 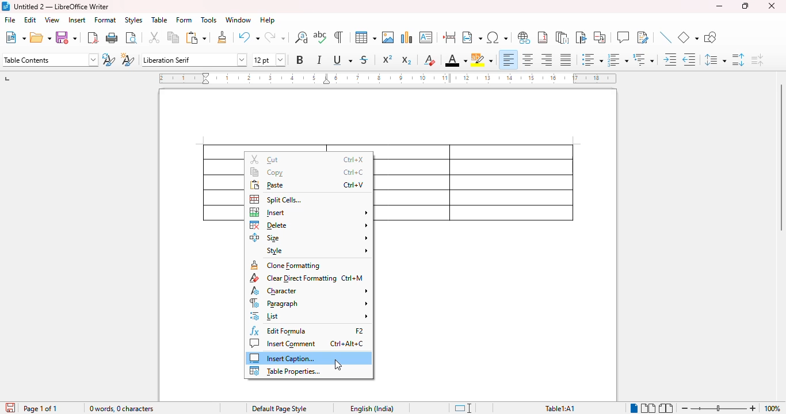 What do you see at coordinates (757, 60) in the screenshot?
I see `decrease paragraph spacing` at bounding box center [757, 60].